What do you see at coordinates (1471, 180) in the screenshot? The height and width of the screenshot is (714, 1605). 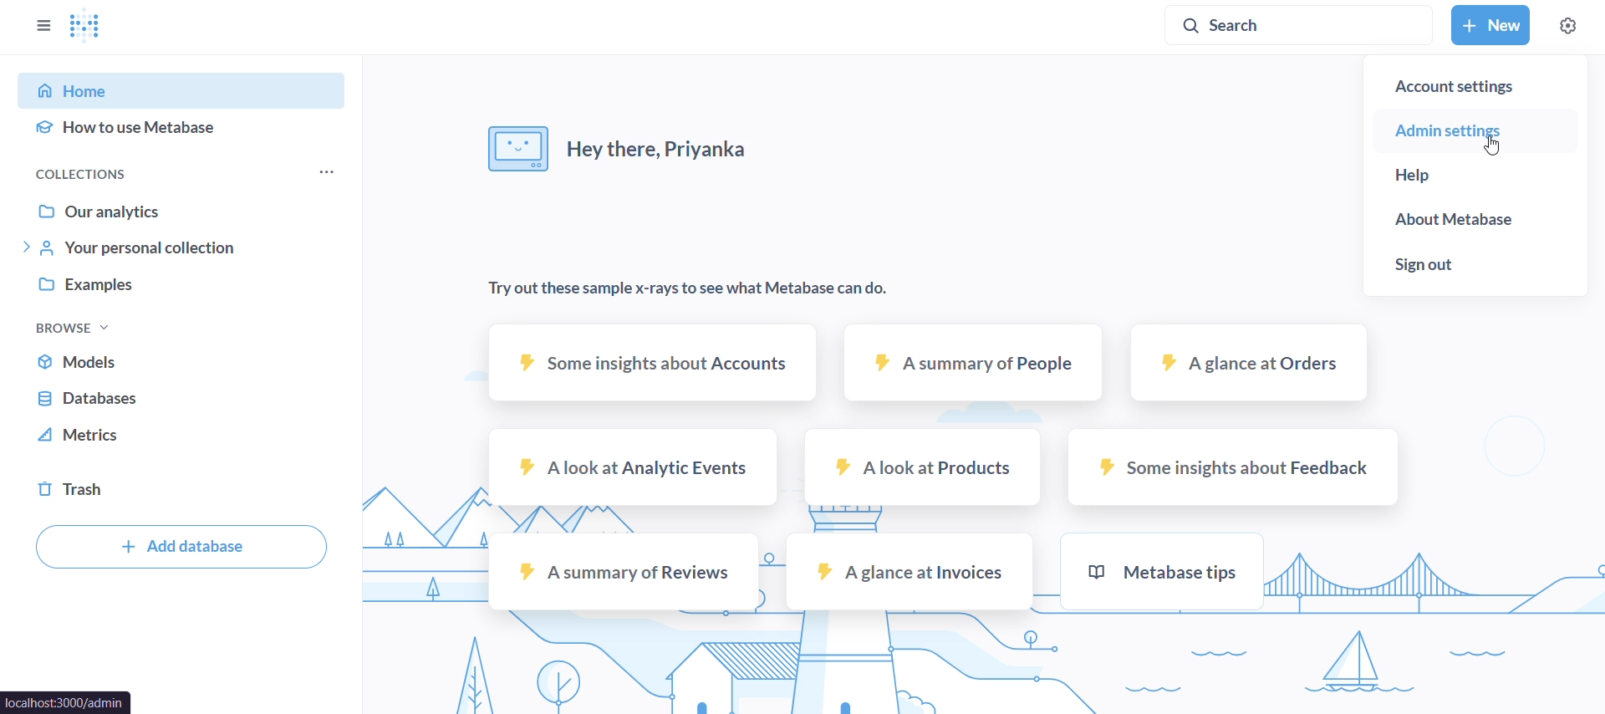 I see `help` at bounding box center [1471, 180].